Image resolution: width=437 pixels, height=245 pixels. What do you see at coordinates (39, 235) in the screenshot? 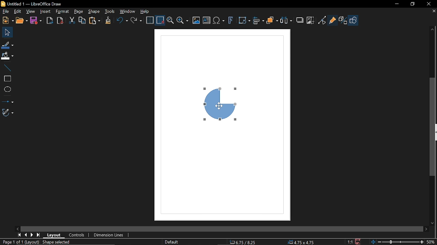
I see `last page` at bounding box center [39, 235].